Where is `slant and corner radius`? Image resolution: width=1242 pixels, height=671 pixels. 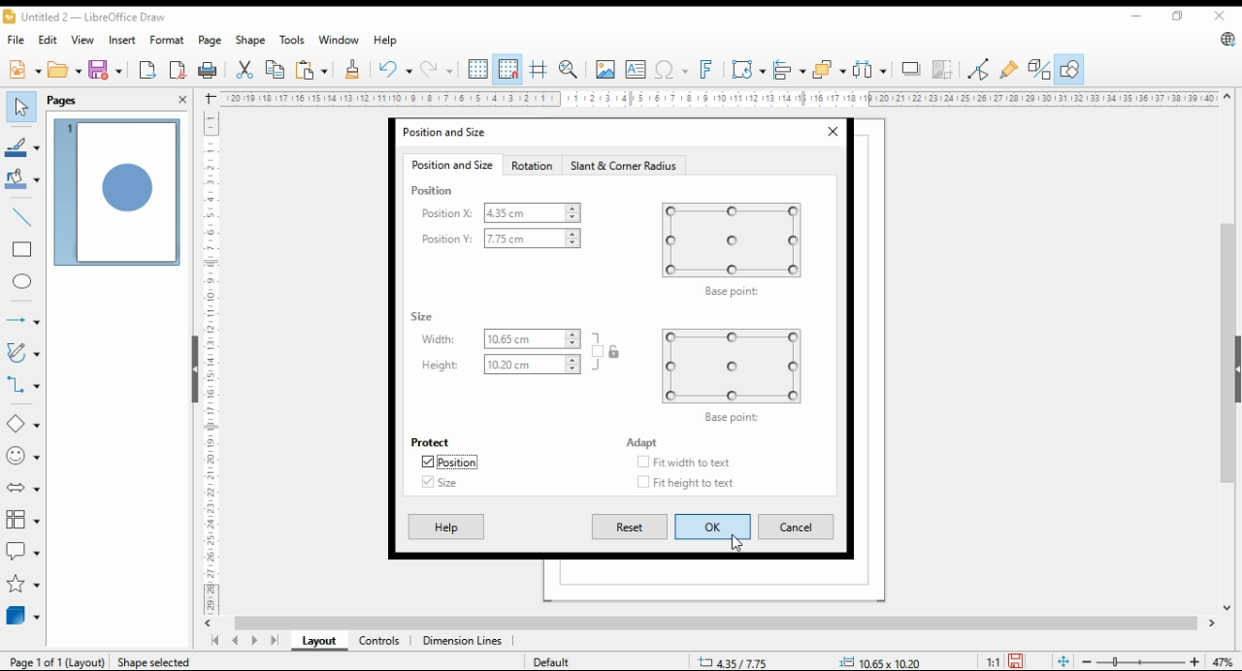
slant and corner radius is located at coordinates (624, 166).